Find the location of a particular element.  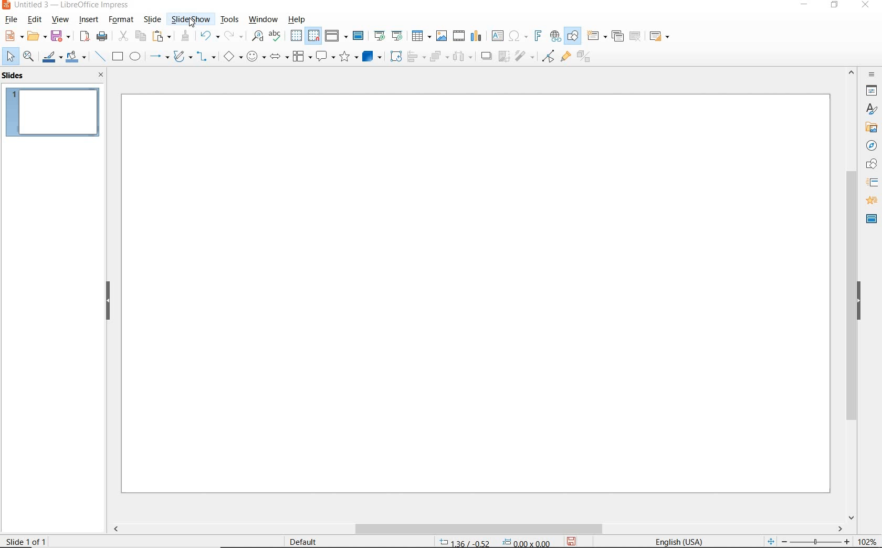

SYMBOL SHAPES is located at coordinates (255, 56).